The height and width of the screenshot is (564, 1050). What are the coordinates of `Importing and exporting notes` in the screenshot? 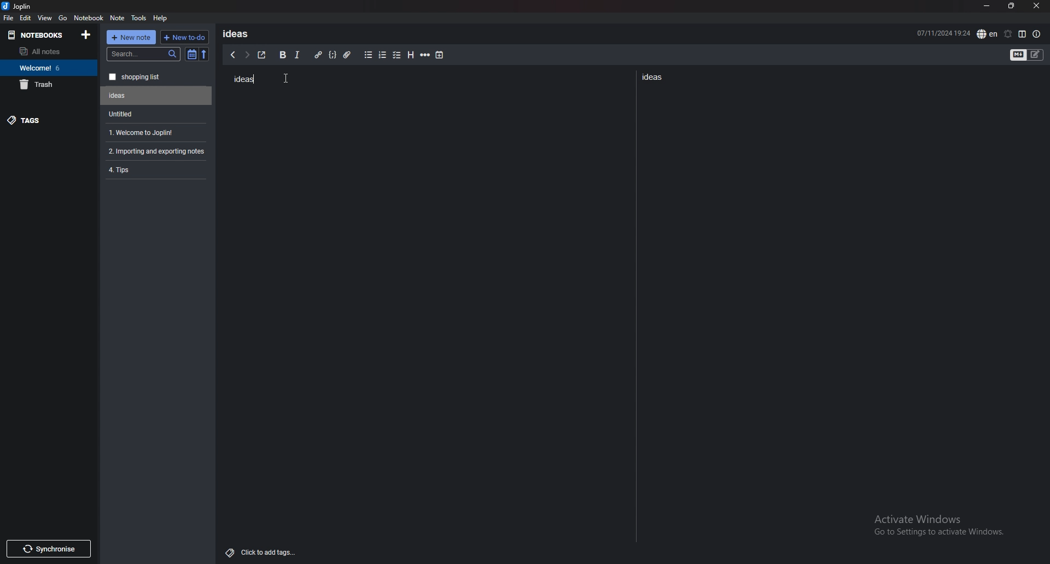 It's located at (158, 151).